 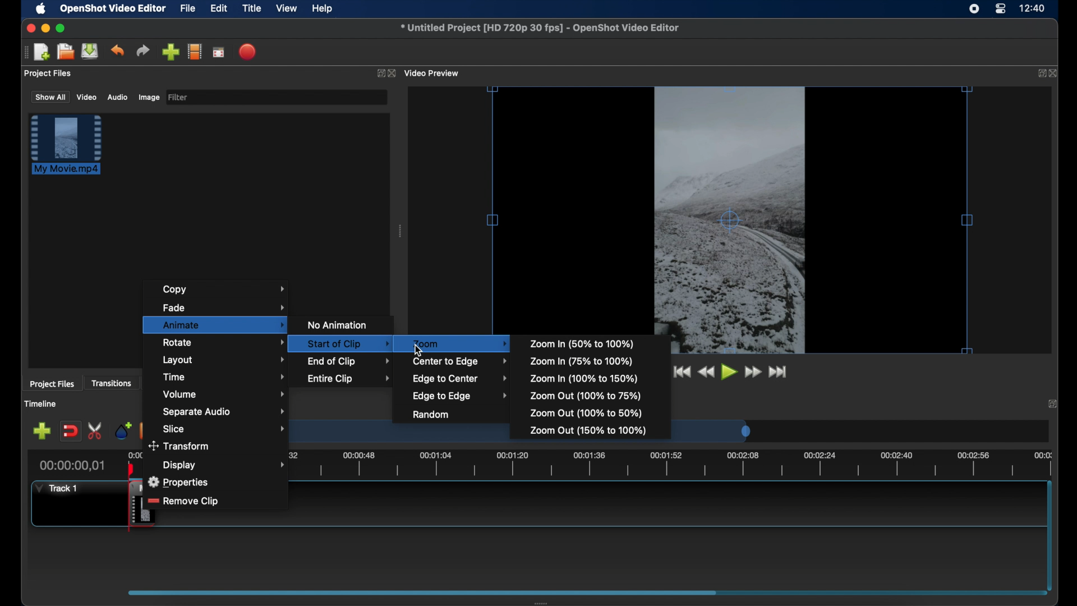 I want to click on properties, so click(x=180, y=482).